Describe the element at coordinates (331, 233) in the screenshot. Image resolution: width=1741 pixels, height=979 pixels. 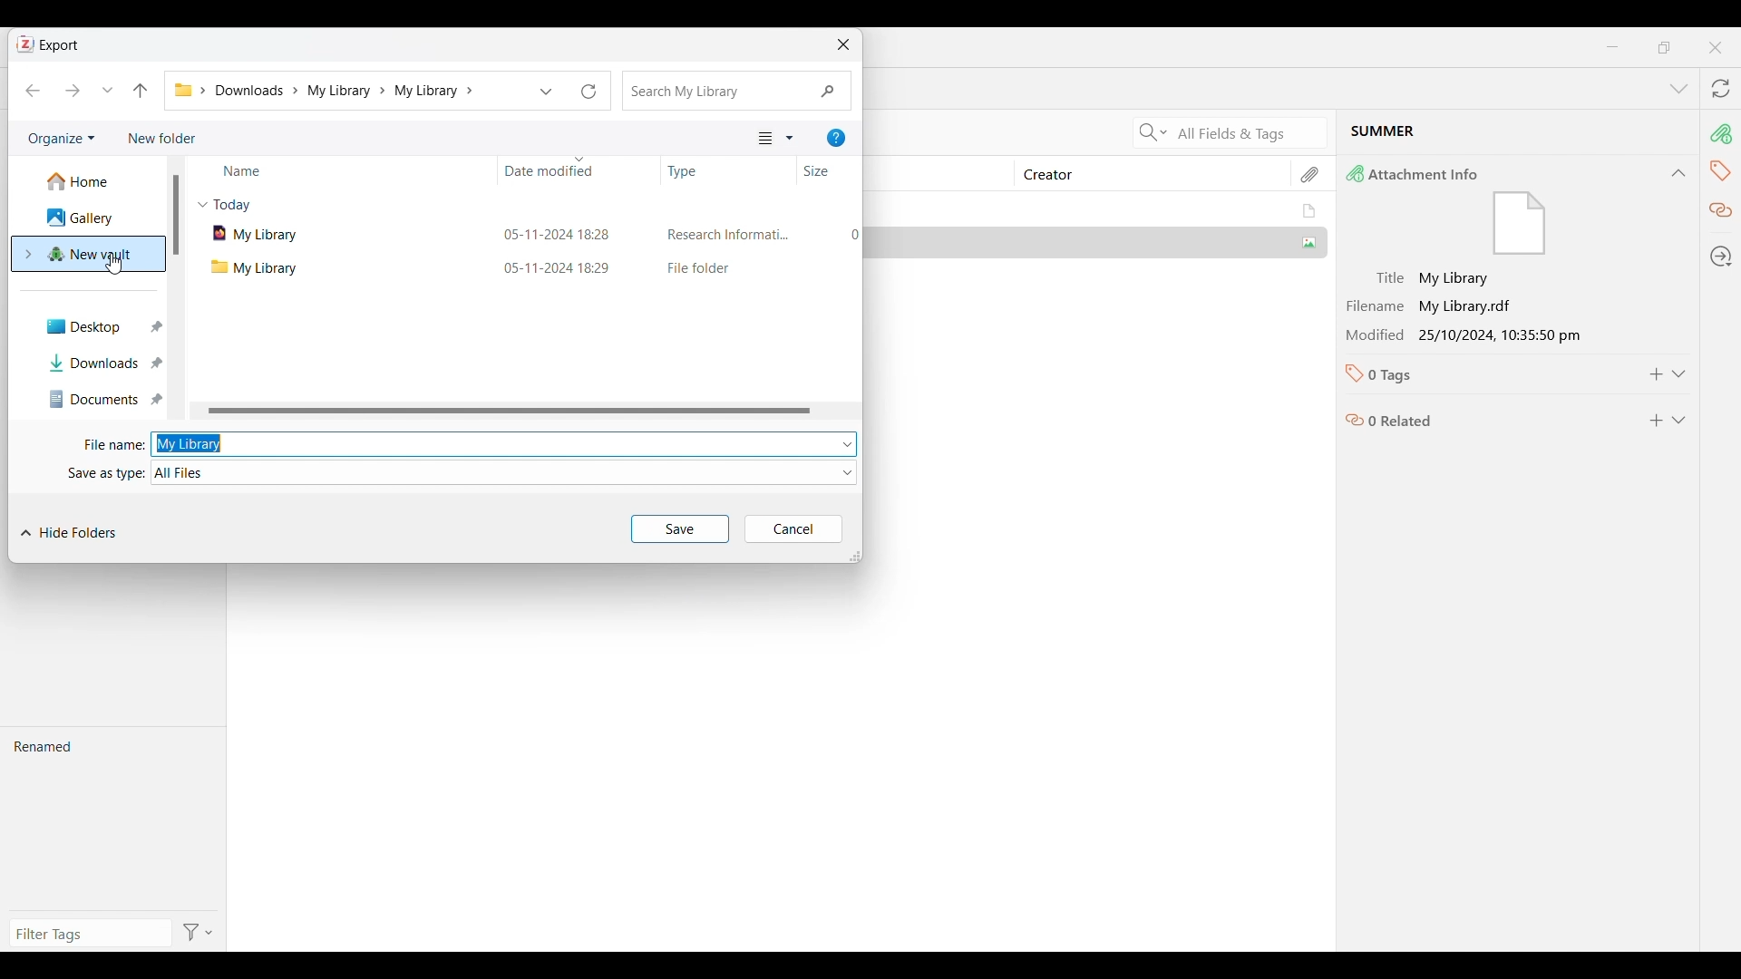
I see `My Library` at that location.